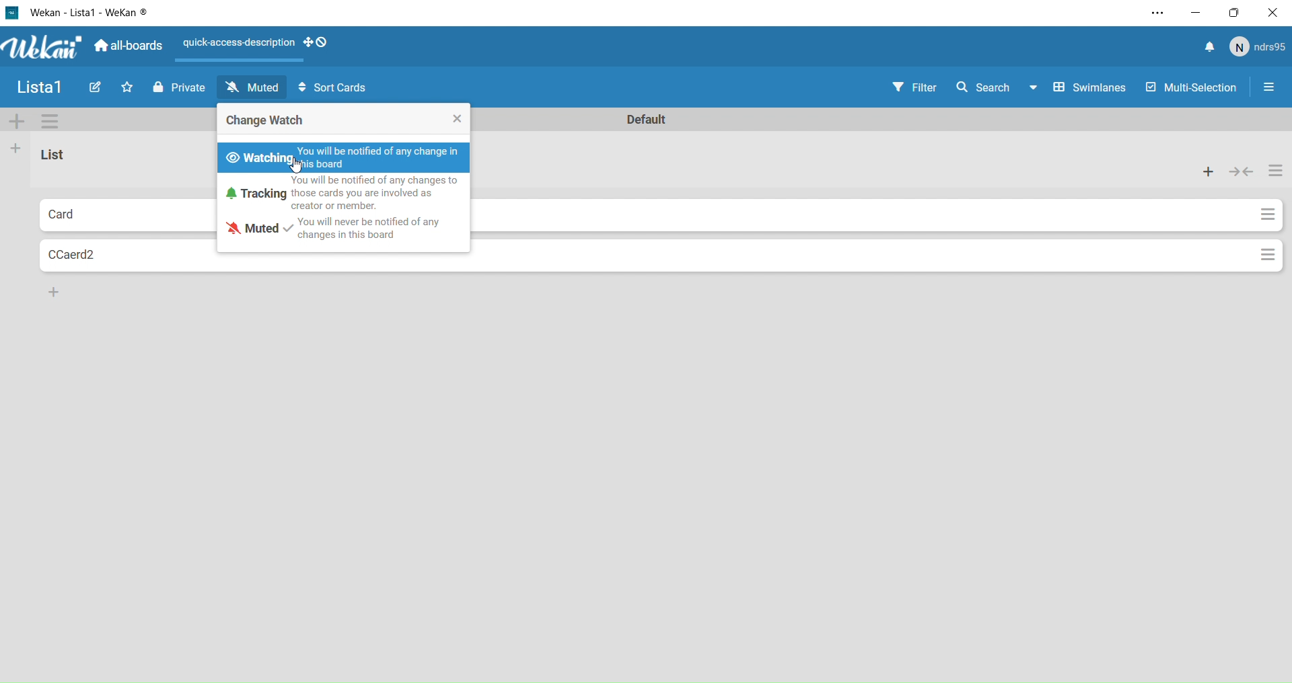 Image resolution: width=1292 pixels, height=683 pixels. I want to click on Search, so click(992, 87).